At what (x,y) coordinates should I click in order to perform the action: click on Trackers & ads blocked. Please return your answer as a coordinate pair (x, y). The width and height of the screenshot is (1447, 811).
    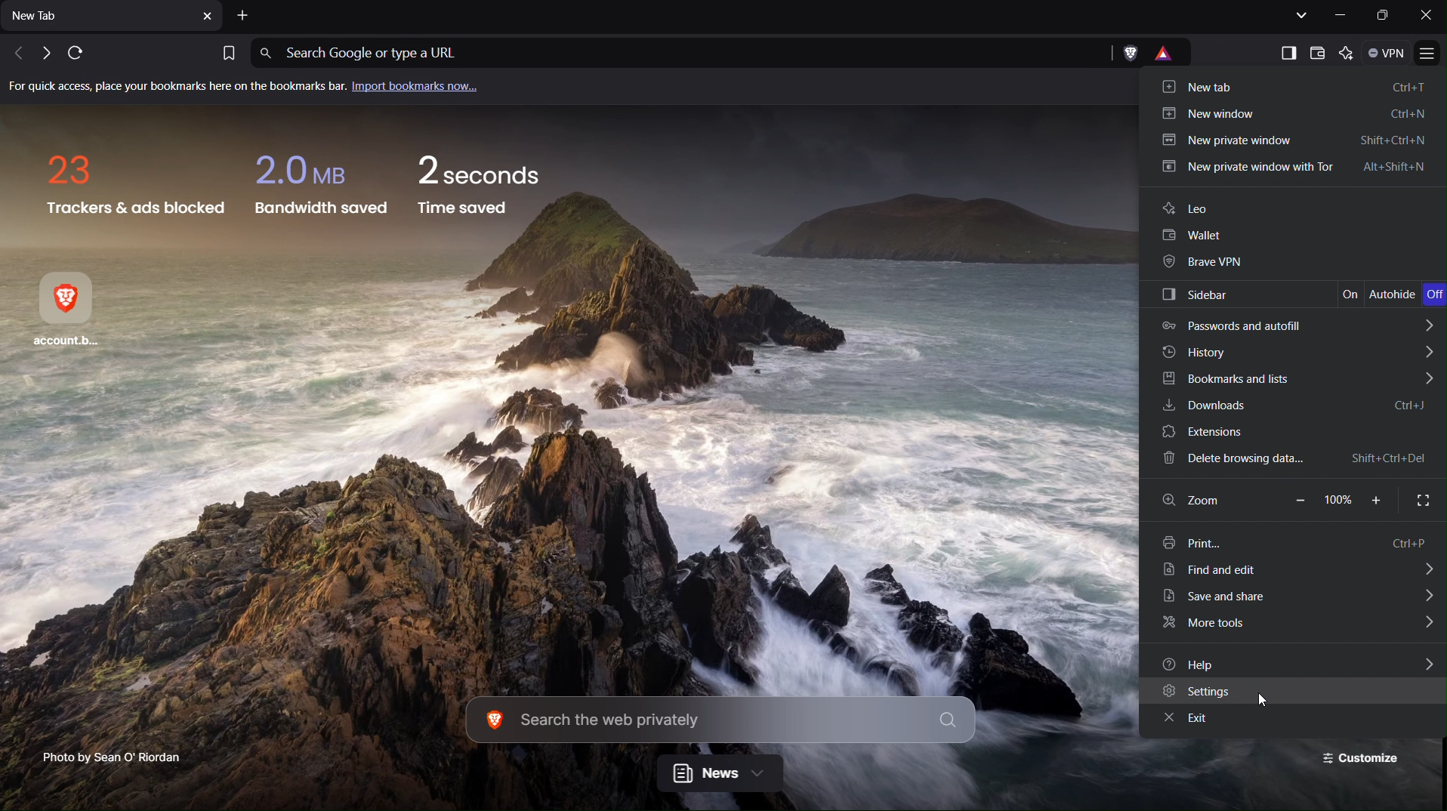
    Looking at the image, I should click on (132, 183).